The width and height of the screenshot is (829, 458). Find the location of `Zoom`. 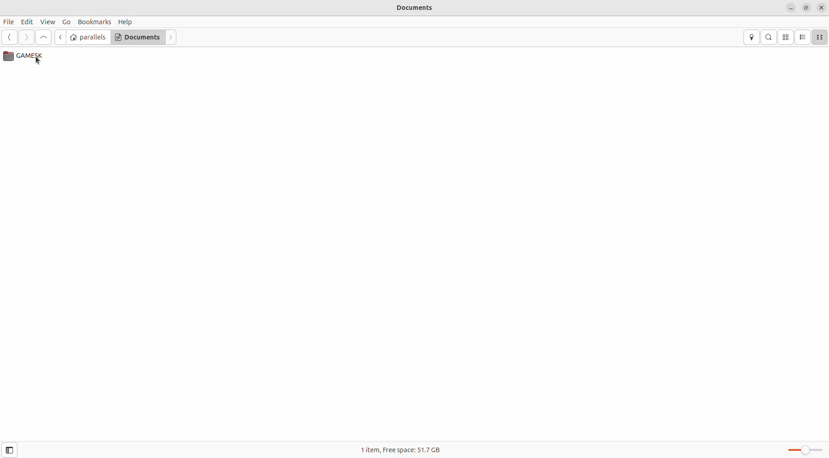

Zoom is located at coordinates (799, 450).